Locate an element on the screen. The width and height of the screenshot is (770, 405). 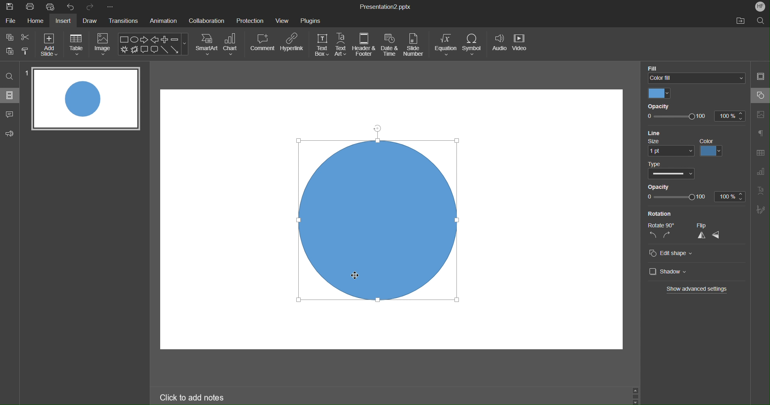
Transitions is located at coordinates (124, 22).